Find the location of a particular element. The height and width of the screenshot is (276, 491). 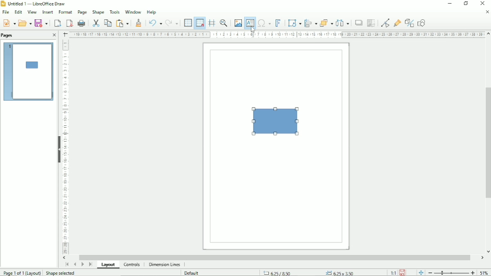

Scroll to last page is located at coordinates (90, 264).